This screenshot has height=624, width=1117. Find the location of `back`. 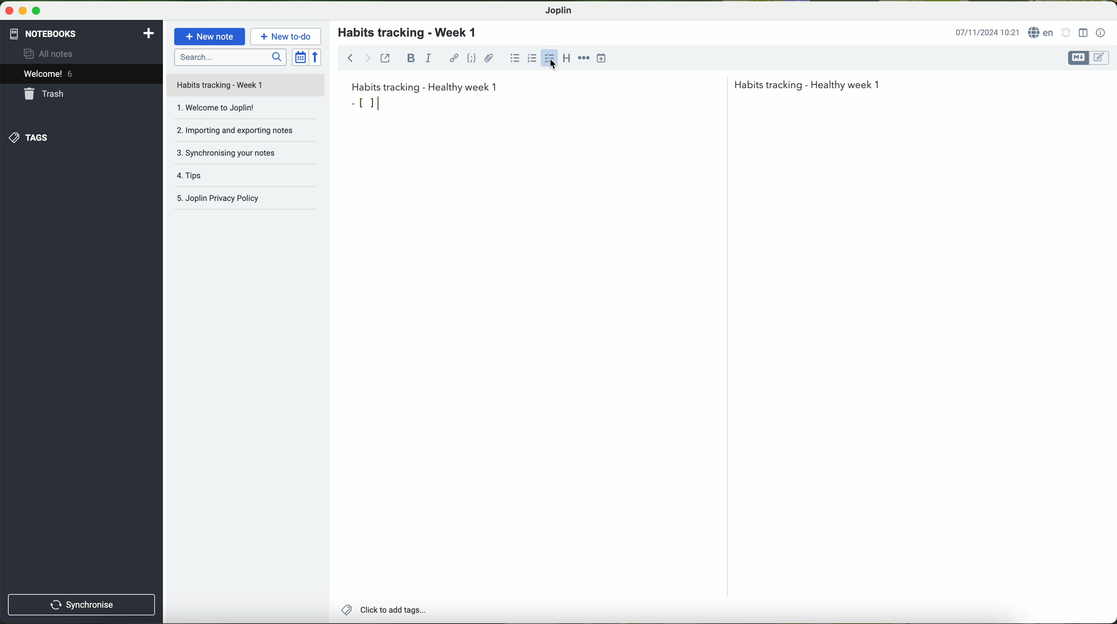

back is located at coordinates (347, 57).